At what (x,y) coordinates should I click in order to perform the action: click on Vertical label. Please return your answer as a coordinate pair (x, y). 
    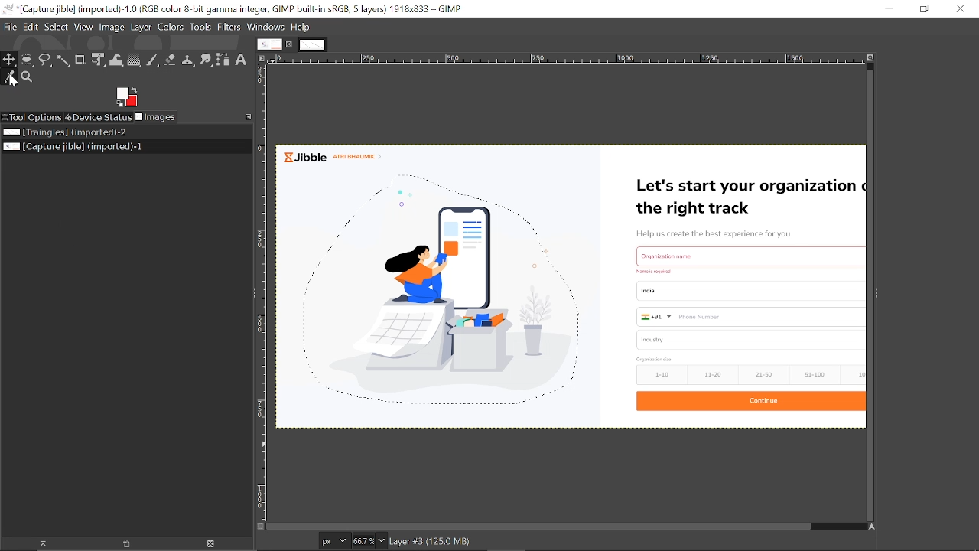
    Looking at the image, I should click on (262, 294).